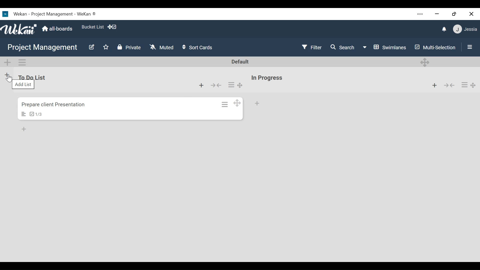 Image resolution: width=480 pixels, height=270 pixels. Describe the element at coordinates (33, 77) in the screenshot. I see `List Title` at that location.